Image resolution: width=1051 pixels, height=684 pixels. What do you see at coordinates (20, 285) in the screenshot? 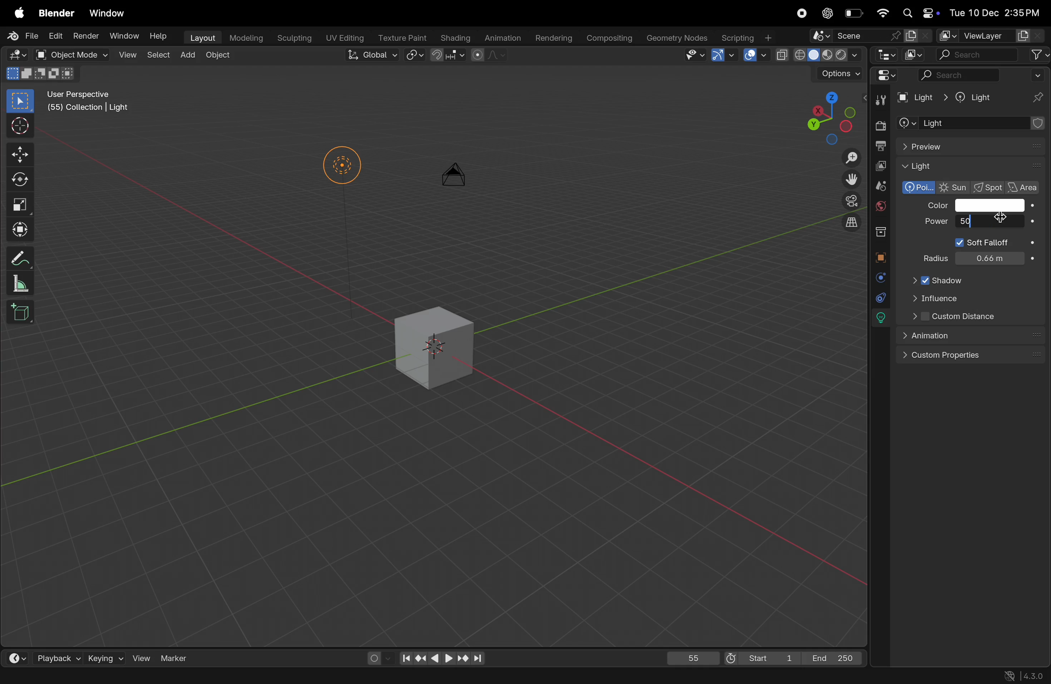
I see `scale` at bounding box center [20, 285].